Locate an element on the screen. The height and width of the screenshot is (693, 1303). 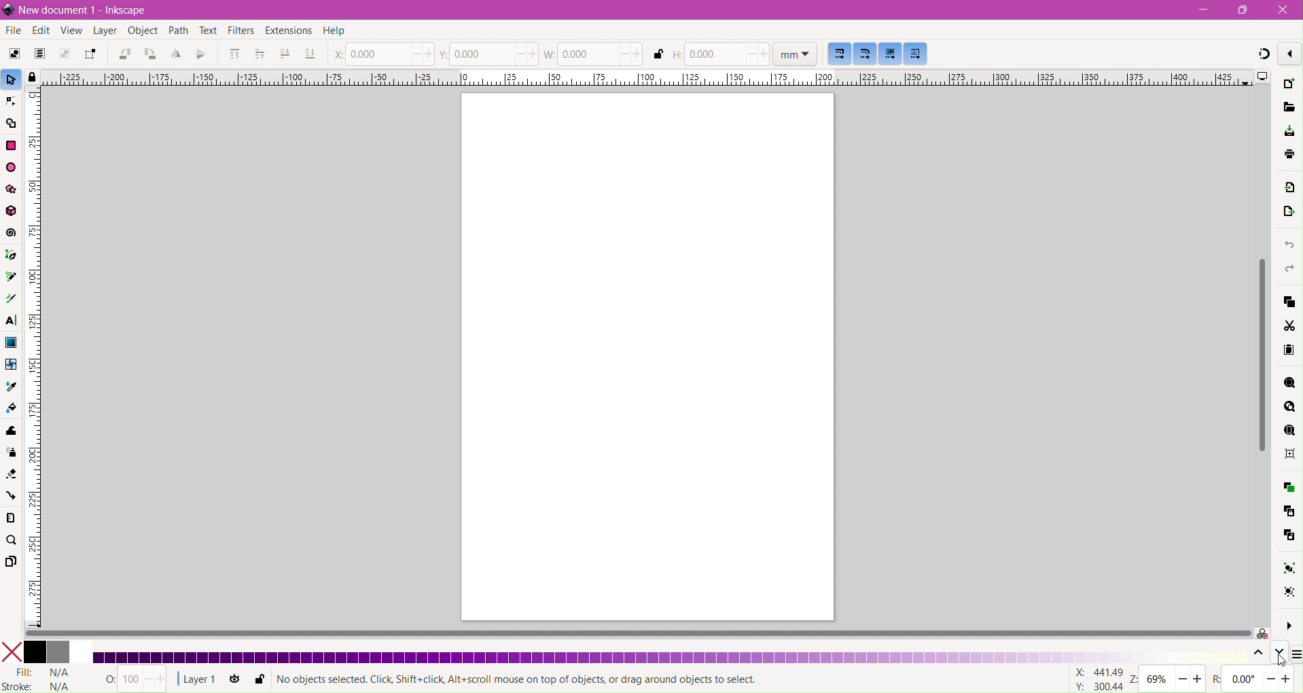
Zoom Tool is located at coordinates (14, 541).